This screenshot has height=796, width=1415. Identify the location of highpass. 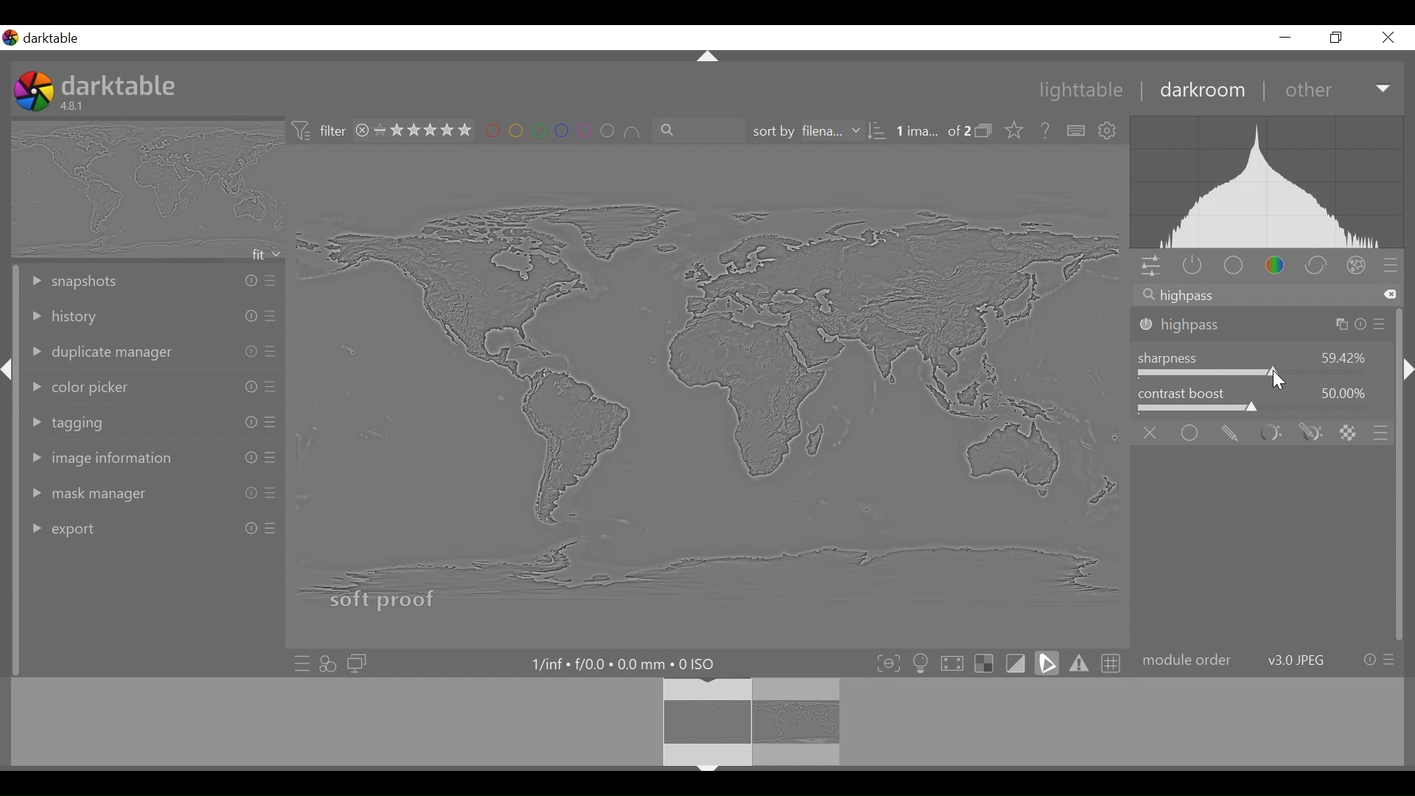
(1262, 327).